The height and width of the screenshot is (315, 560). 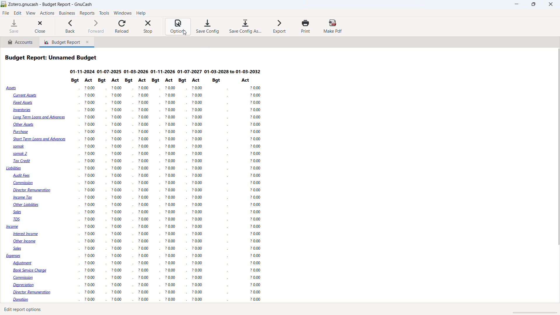 What do you see at coordinates (20, 42) in the screenshot?
I see `accounts tab` at bounding box center [20, 42].